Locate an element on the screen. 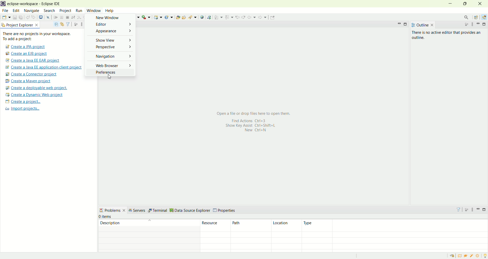  appearance is located at coordinates (110, 31).